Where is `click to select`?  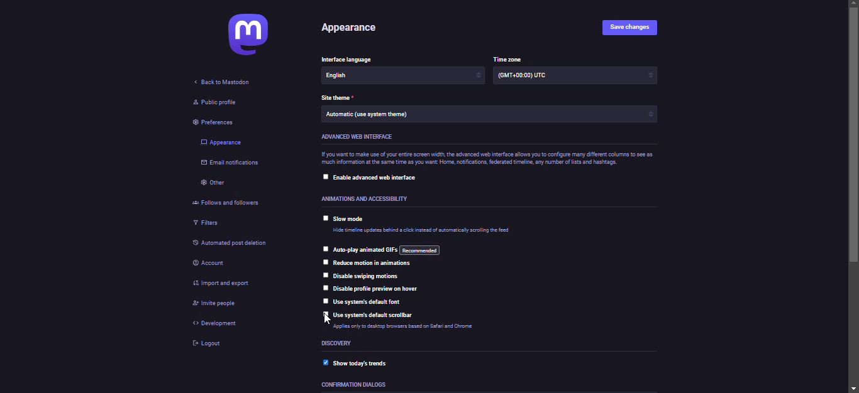 click to select is located at coordinates (324, 275).